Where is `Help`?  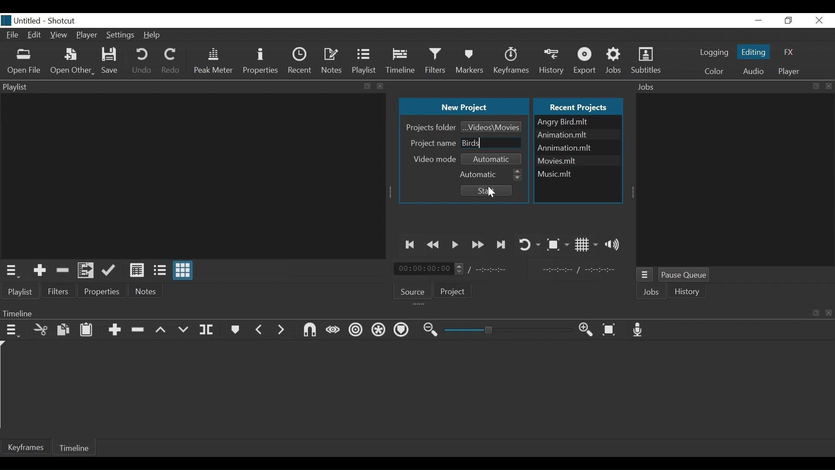 Help is located at coordinates (154, 35).